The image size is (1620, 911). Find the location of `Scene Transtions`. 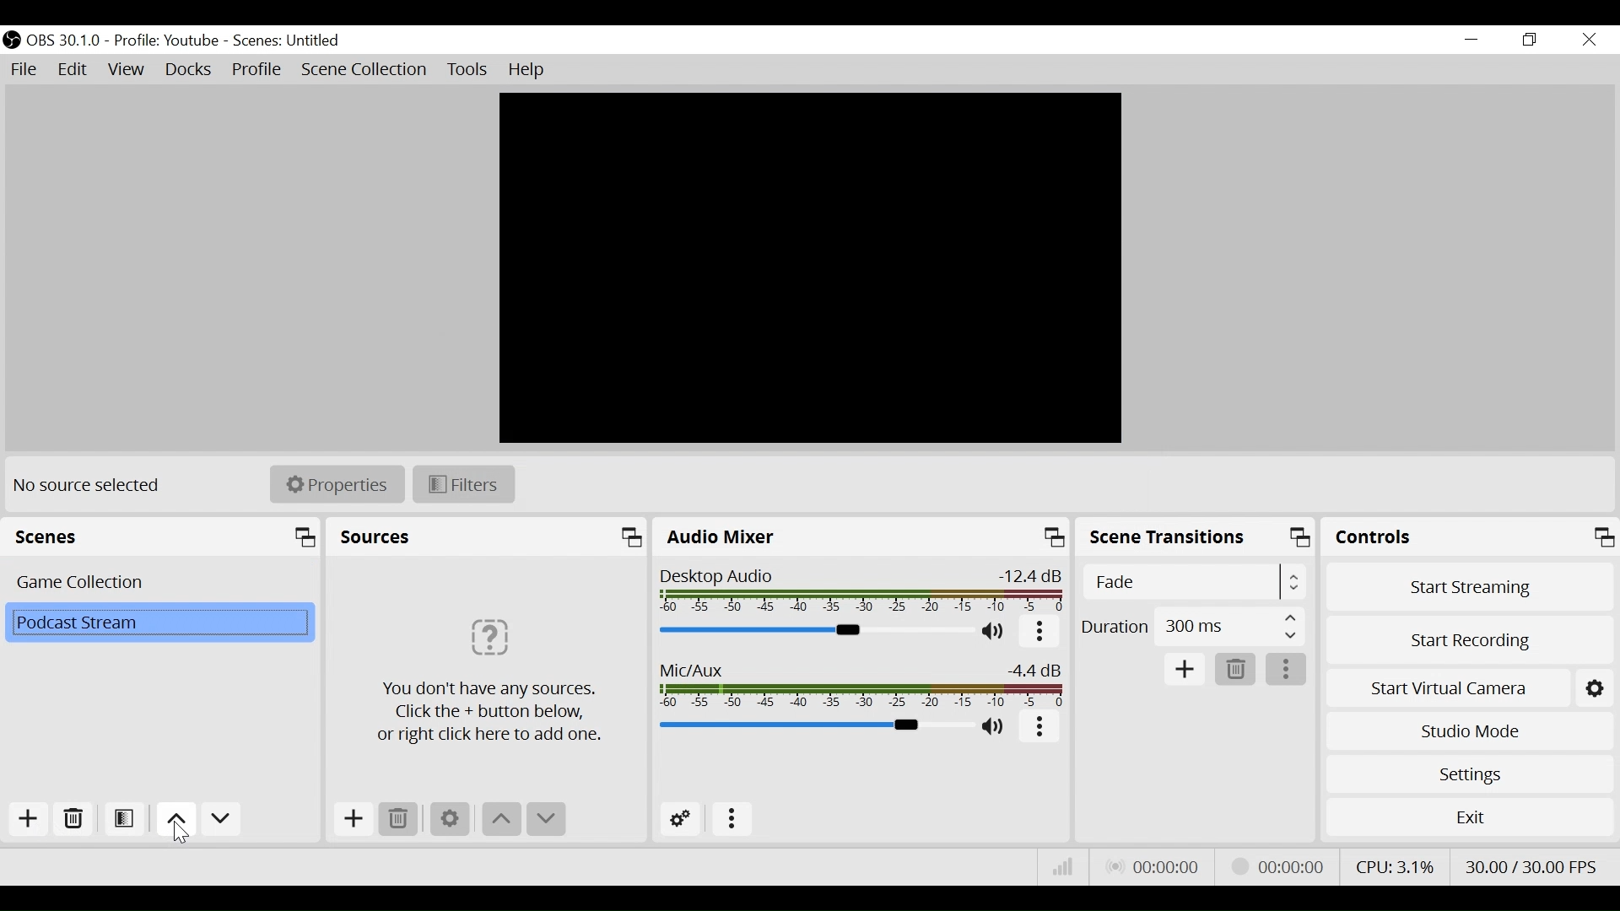

Scene Transtions is located at coordinates (1196, 537).